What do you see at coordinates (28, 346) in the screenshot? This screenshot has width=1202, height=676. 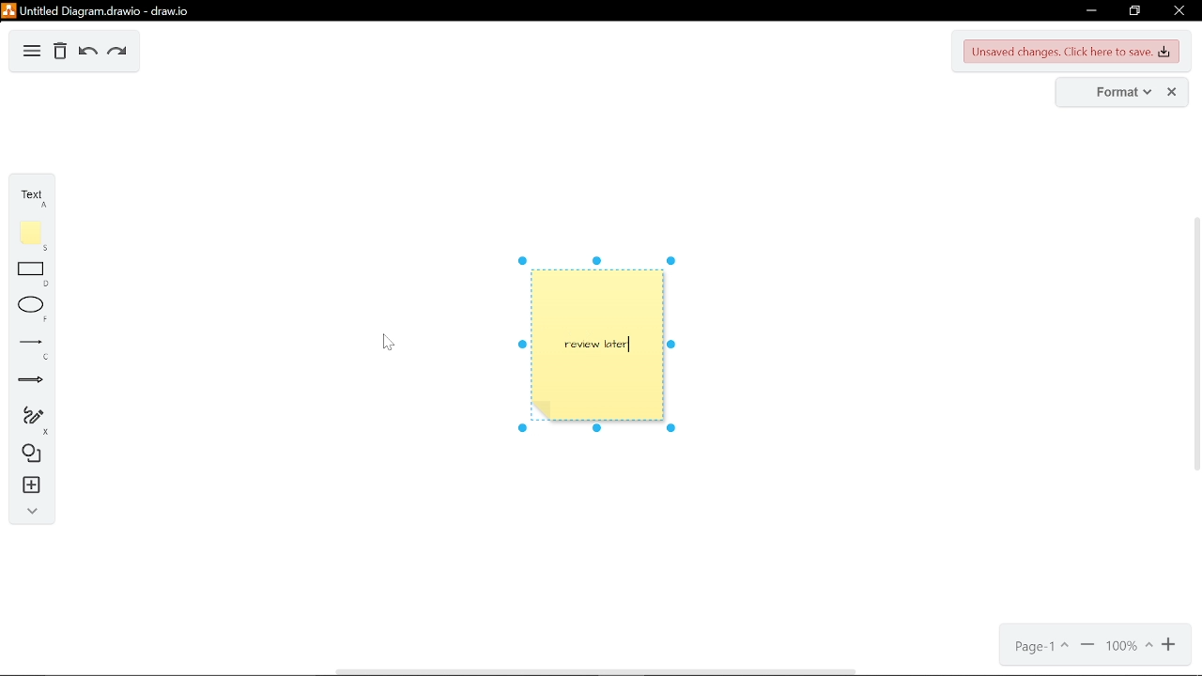 I see `lines` at bounding box center [28, 346].